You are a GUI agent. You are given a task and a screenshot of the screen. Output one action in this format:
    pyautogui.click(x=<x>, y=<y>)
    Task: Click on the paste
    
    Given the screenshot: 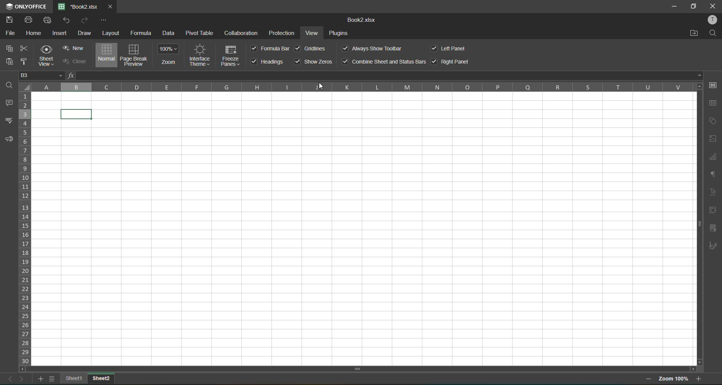 What is the action you would take?
    pyautogui.click(x=7, y=62)
    